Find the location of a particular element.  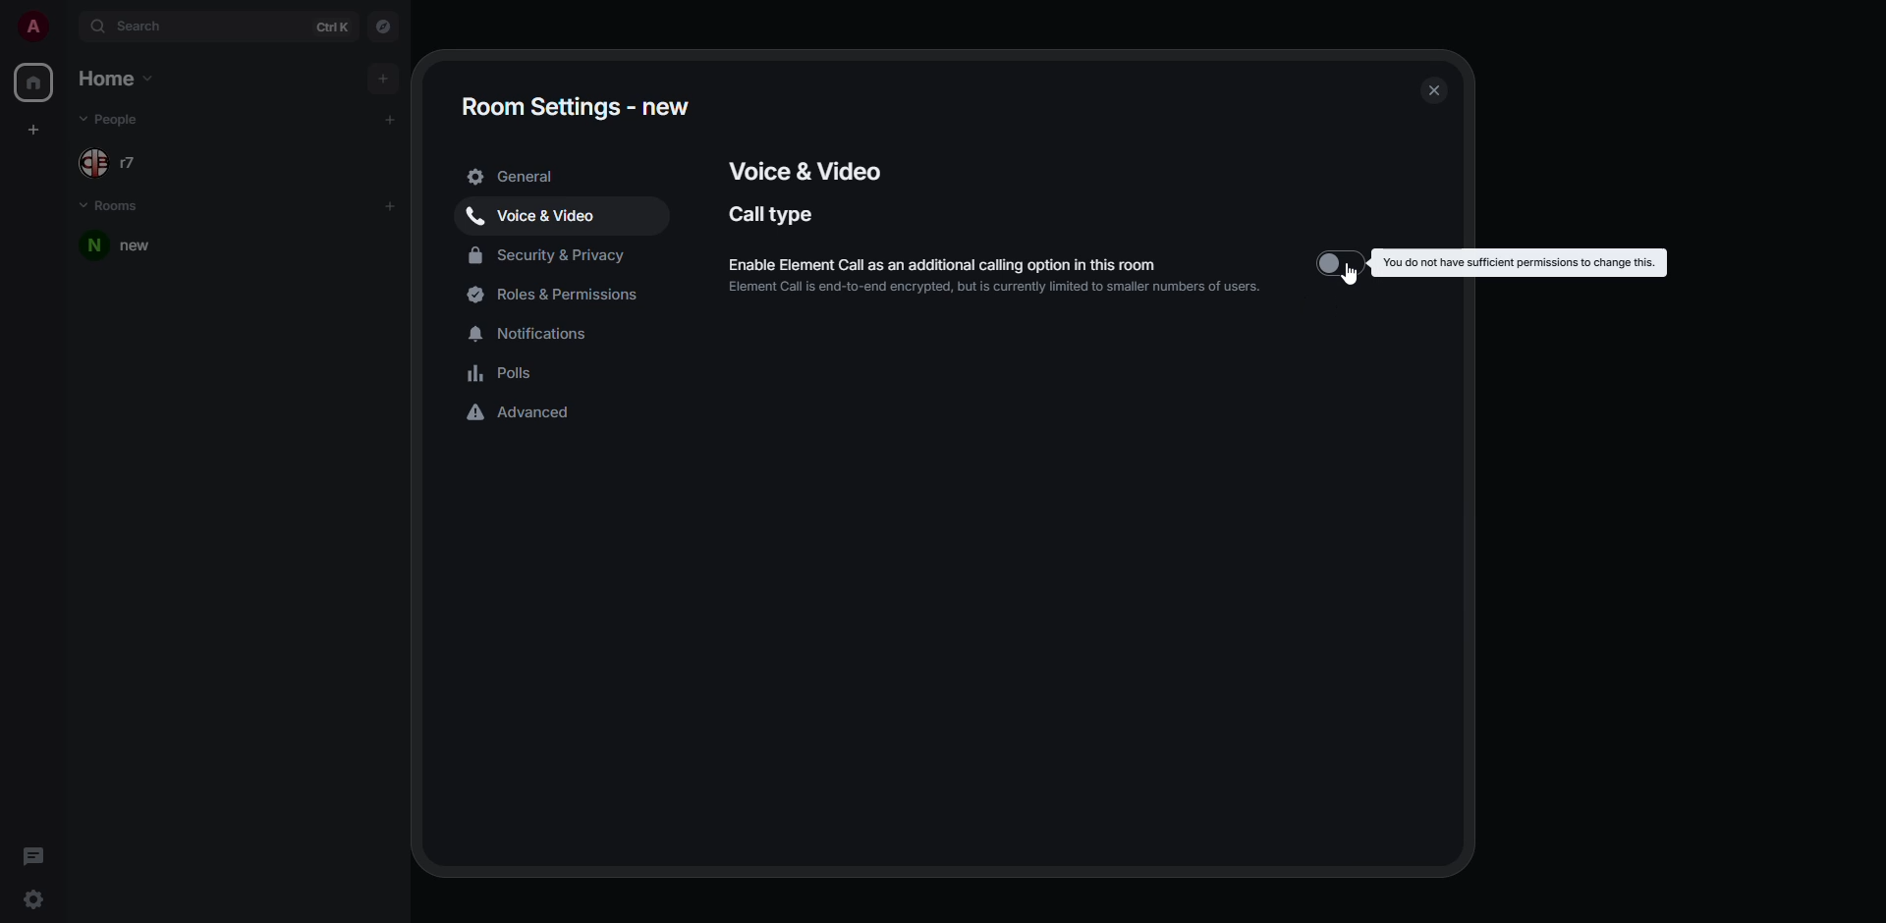

enable element call as an additional calling option in this room. element calling is end-to-end encrypted, but it is currently restricted to a smaller number of users. is located at coordinates (998, 276).